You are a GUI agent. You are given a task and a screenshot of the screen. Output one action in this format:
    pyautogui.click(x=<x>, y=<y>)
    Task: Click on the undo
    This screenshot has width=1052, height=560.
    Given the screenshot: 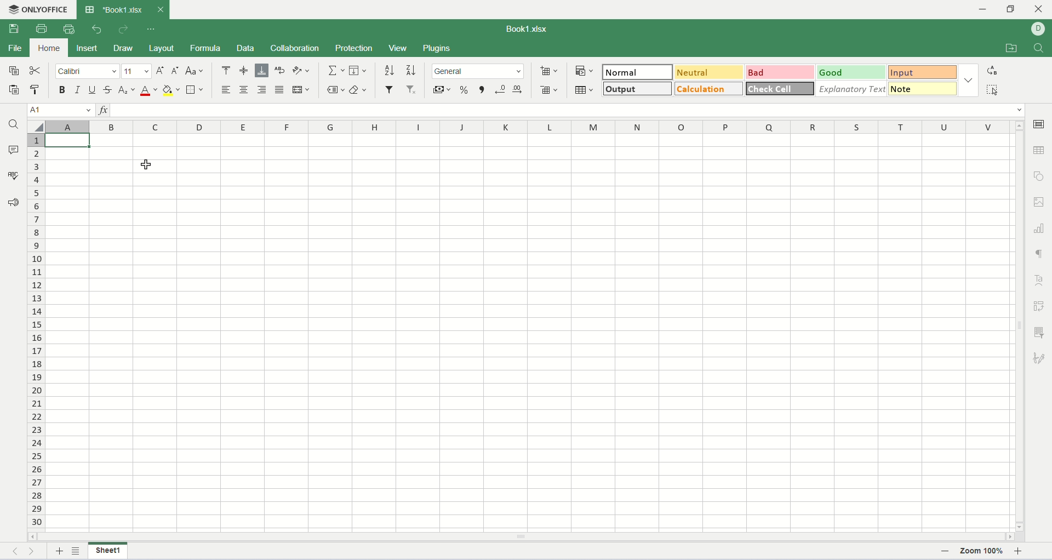 What is the action you would take?
    pyautogui.click(x=98, y=29)
    